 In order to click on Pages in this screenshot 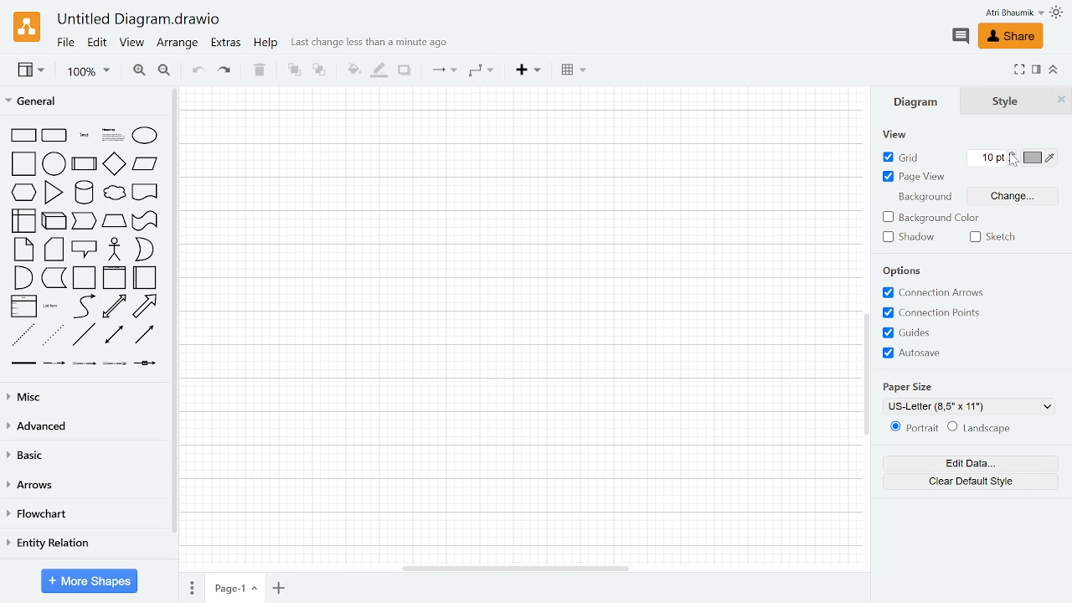, I will do `click(192, 587)`.